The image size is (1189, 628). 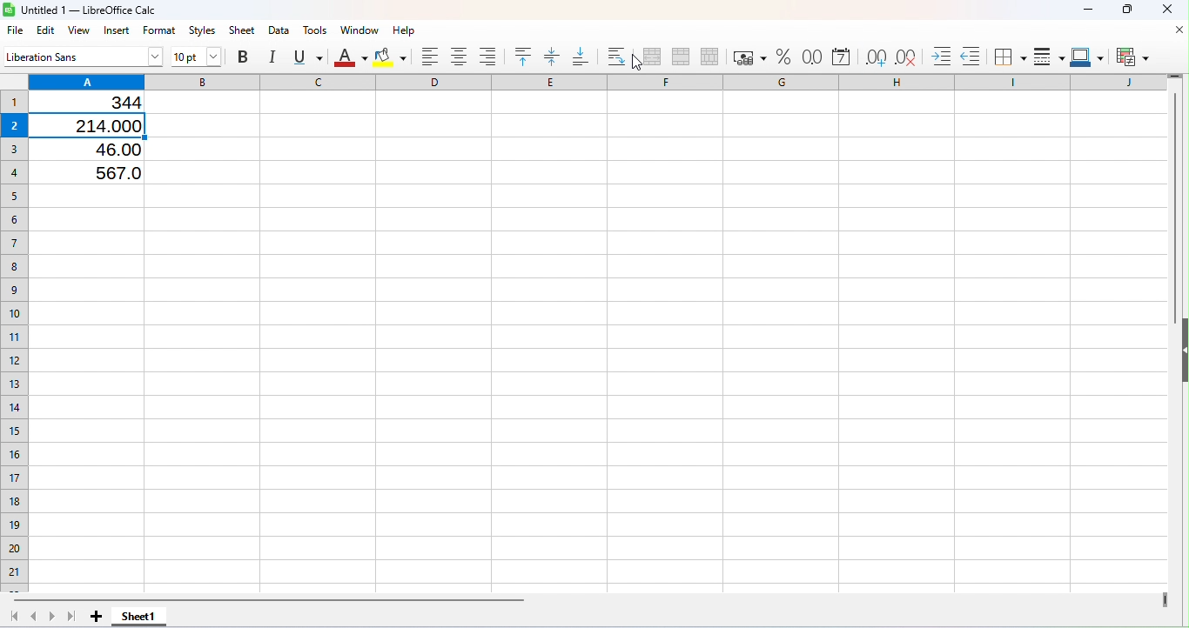 I want to click on Tools, so click(x=313, y=29).